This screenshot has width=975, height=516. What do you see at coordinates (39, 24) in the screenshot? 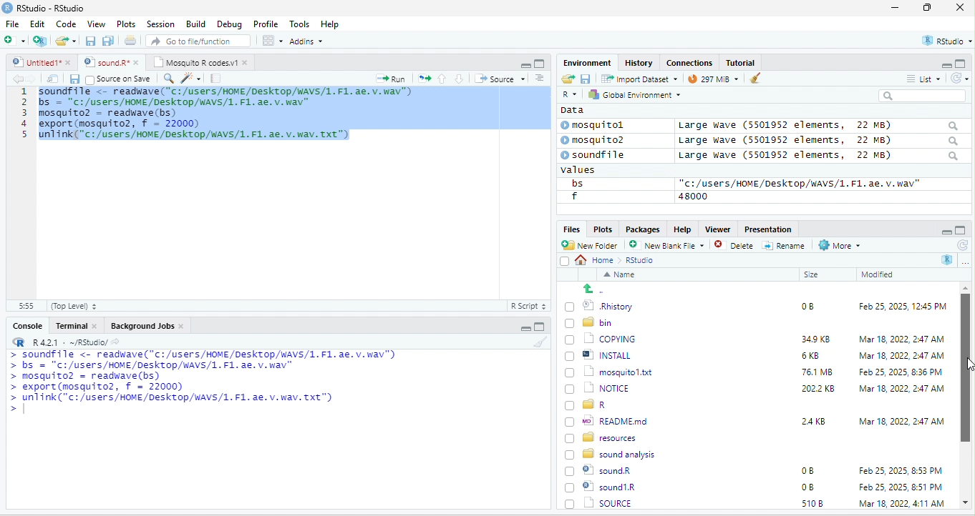
I see `Edit` at bounding box center [39, 24].